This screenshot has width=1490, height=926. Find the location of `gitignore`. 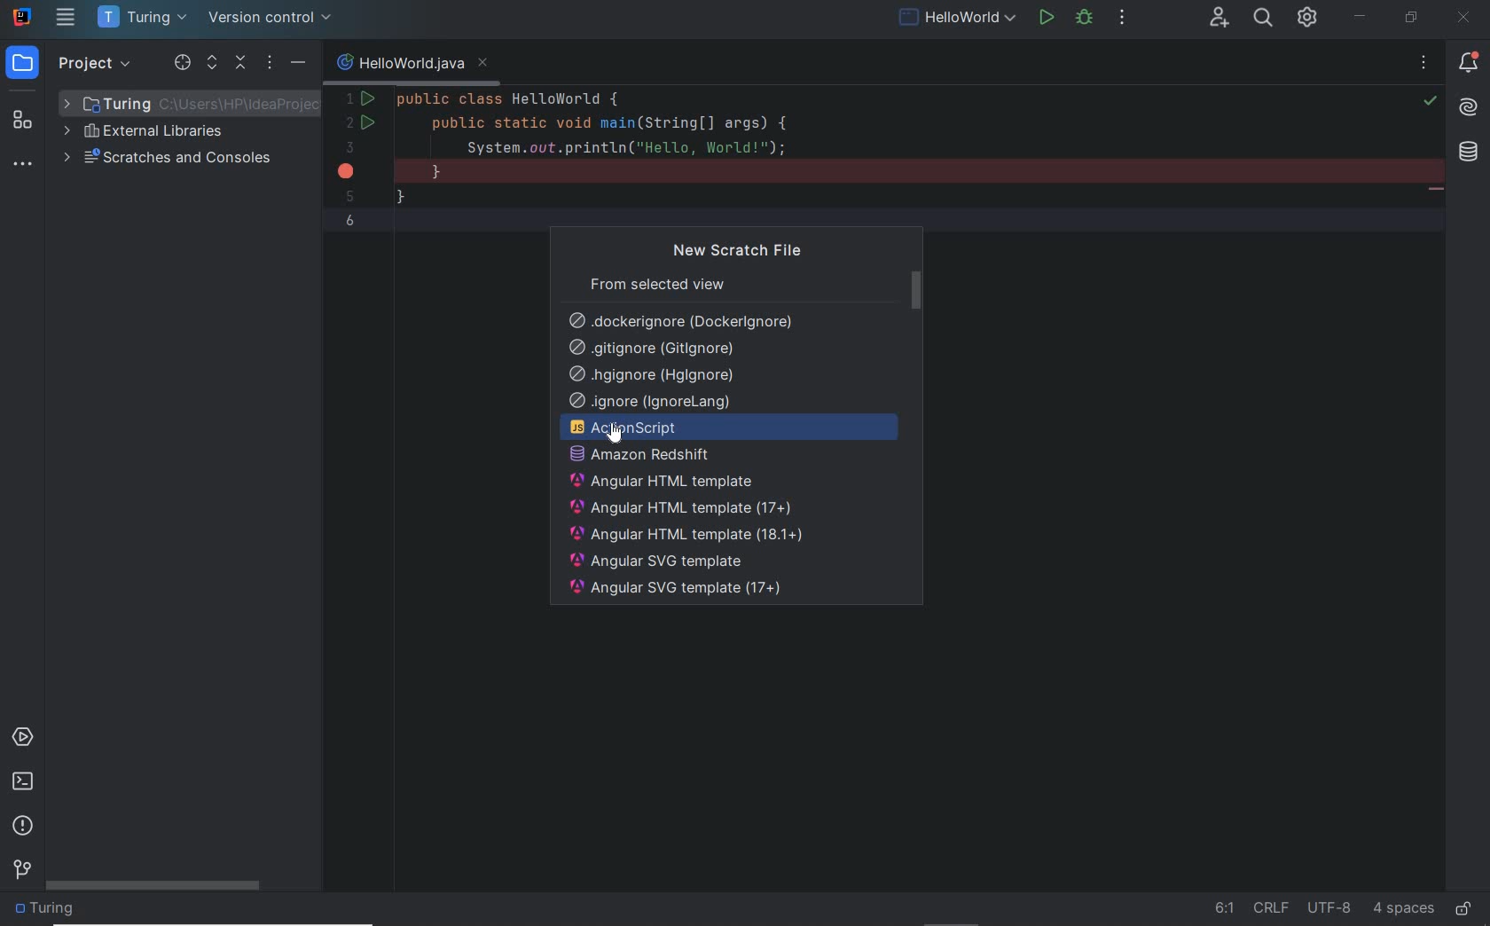

gitignore is located at coordinates (650, 349).